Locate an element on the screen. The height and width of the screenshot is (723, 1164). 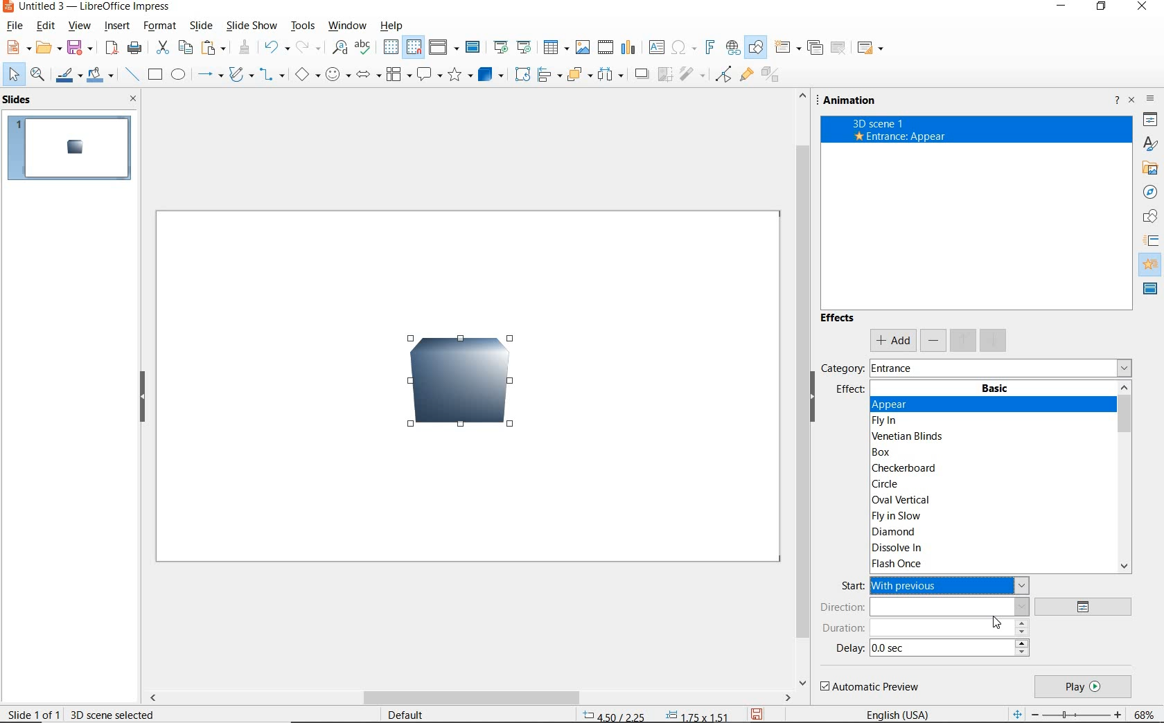
slide1 is located at coordinates (73, 149).